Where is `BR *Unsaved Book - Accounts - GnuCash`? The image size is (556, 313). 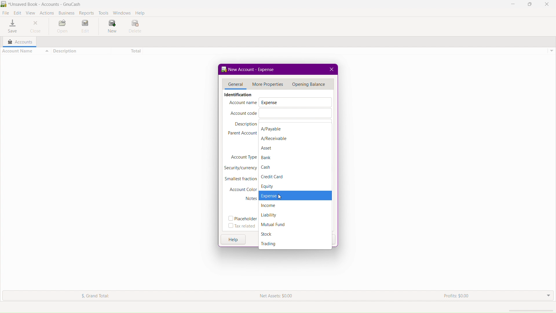
BR *Unsaved Book - Accounts - GnuCash is located at coordinates (43, 4).